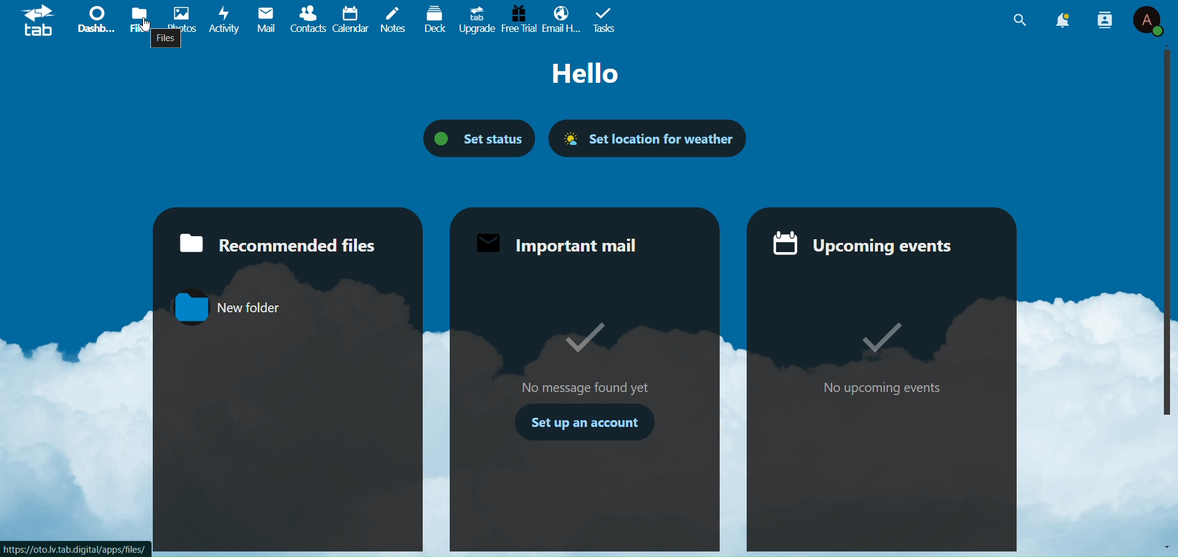 The width and height of the screenshot is (1178, 557). What do you see at coordinates (39, 23) in the screenshot?
I see `Logo` at bounding box center [39, 23].